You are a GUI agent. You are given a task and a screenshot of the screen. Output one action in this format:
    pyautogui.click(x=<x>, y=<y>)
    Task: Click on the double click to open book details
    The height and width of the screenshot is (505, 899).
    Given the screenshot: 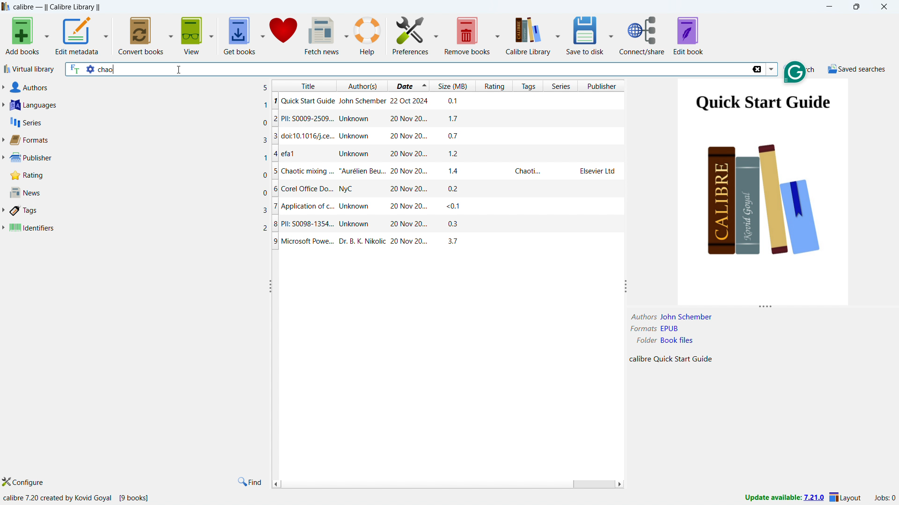 What is the action you would take?
    pyautogui.click(x=765, y=191)
    